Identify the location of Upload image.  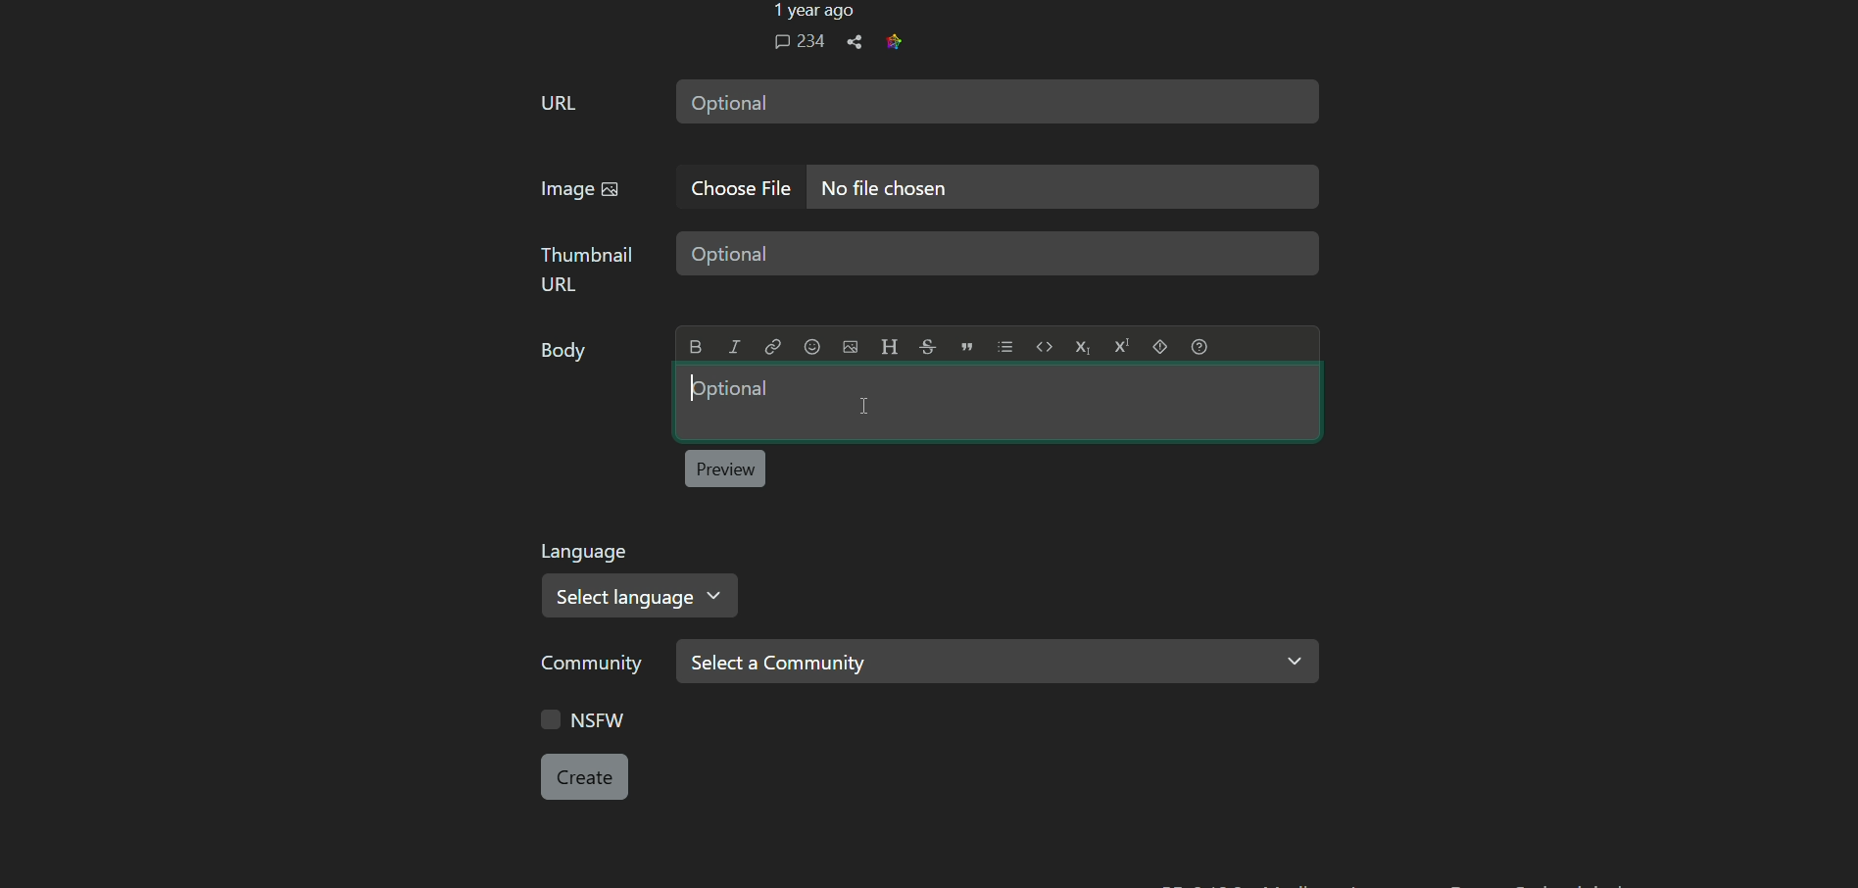
(850, 347).